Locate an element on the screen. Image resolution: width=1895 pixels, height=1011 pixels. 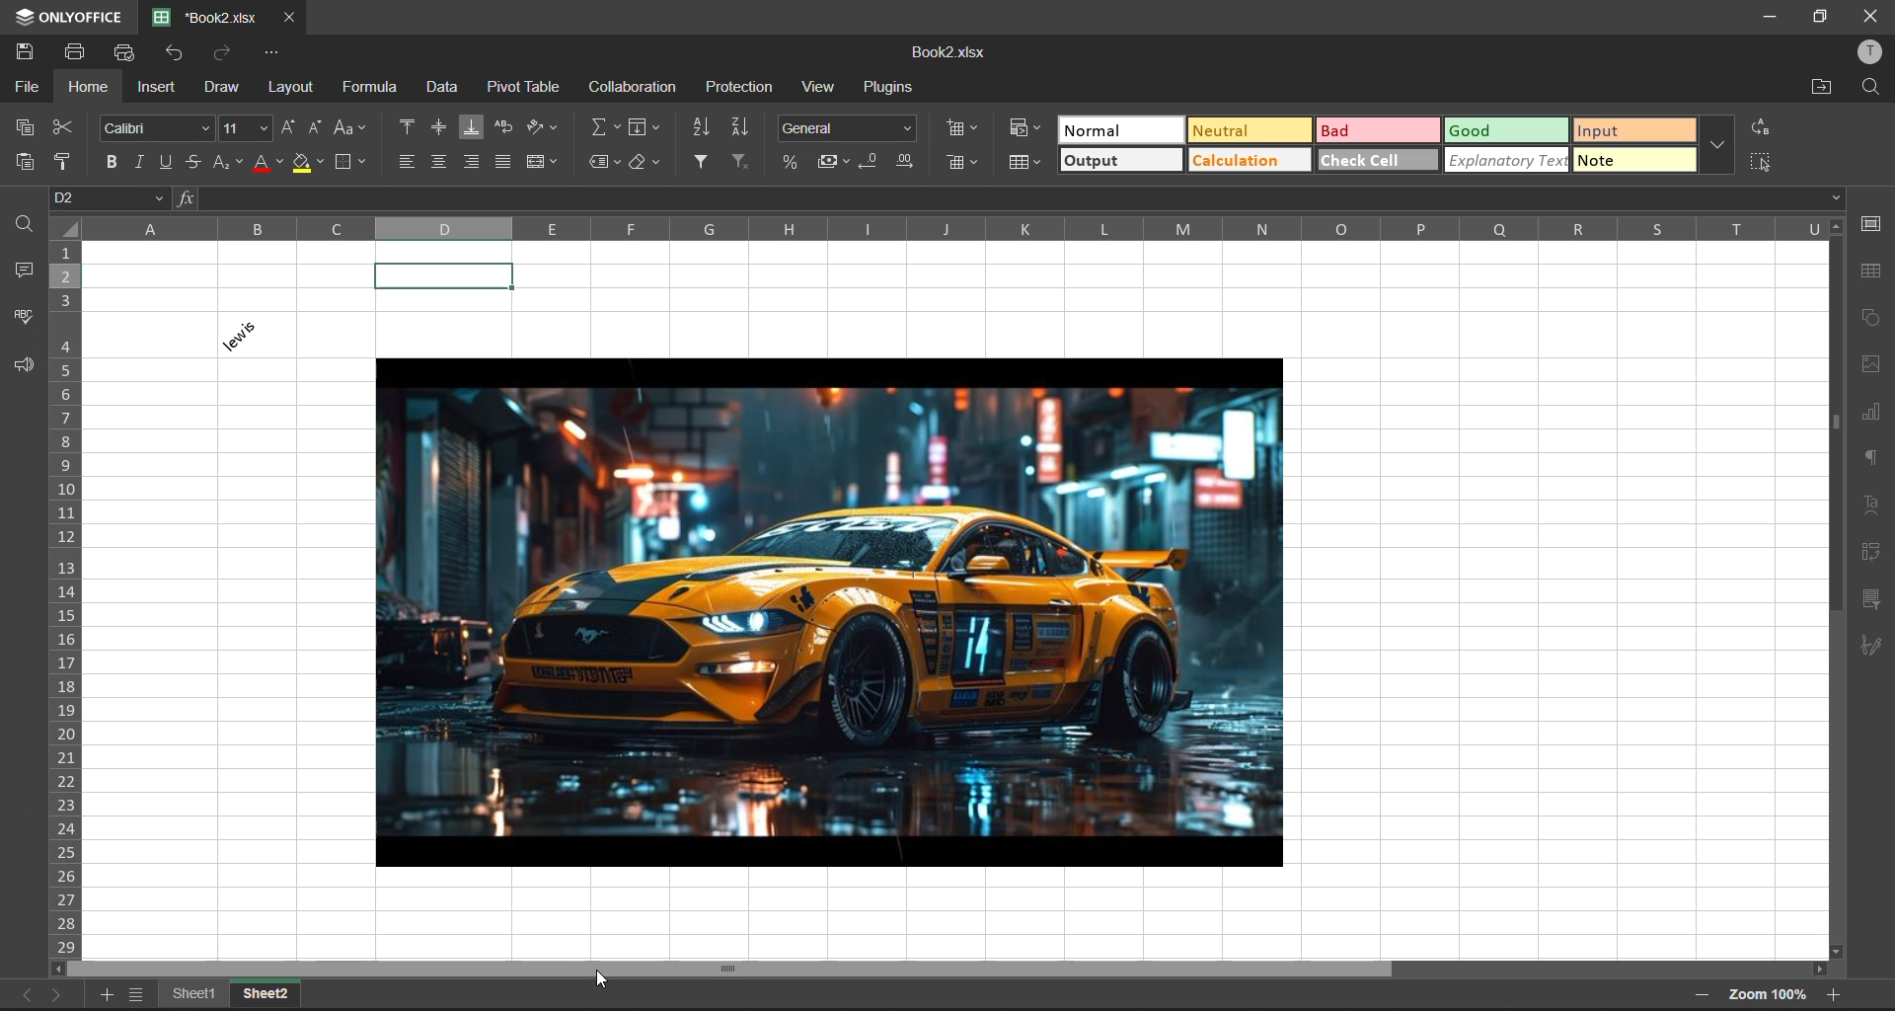
profile is located at coordinates (1871, 54).